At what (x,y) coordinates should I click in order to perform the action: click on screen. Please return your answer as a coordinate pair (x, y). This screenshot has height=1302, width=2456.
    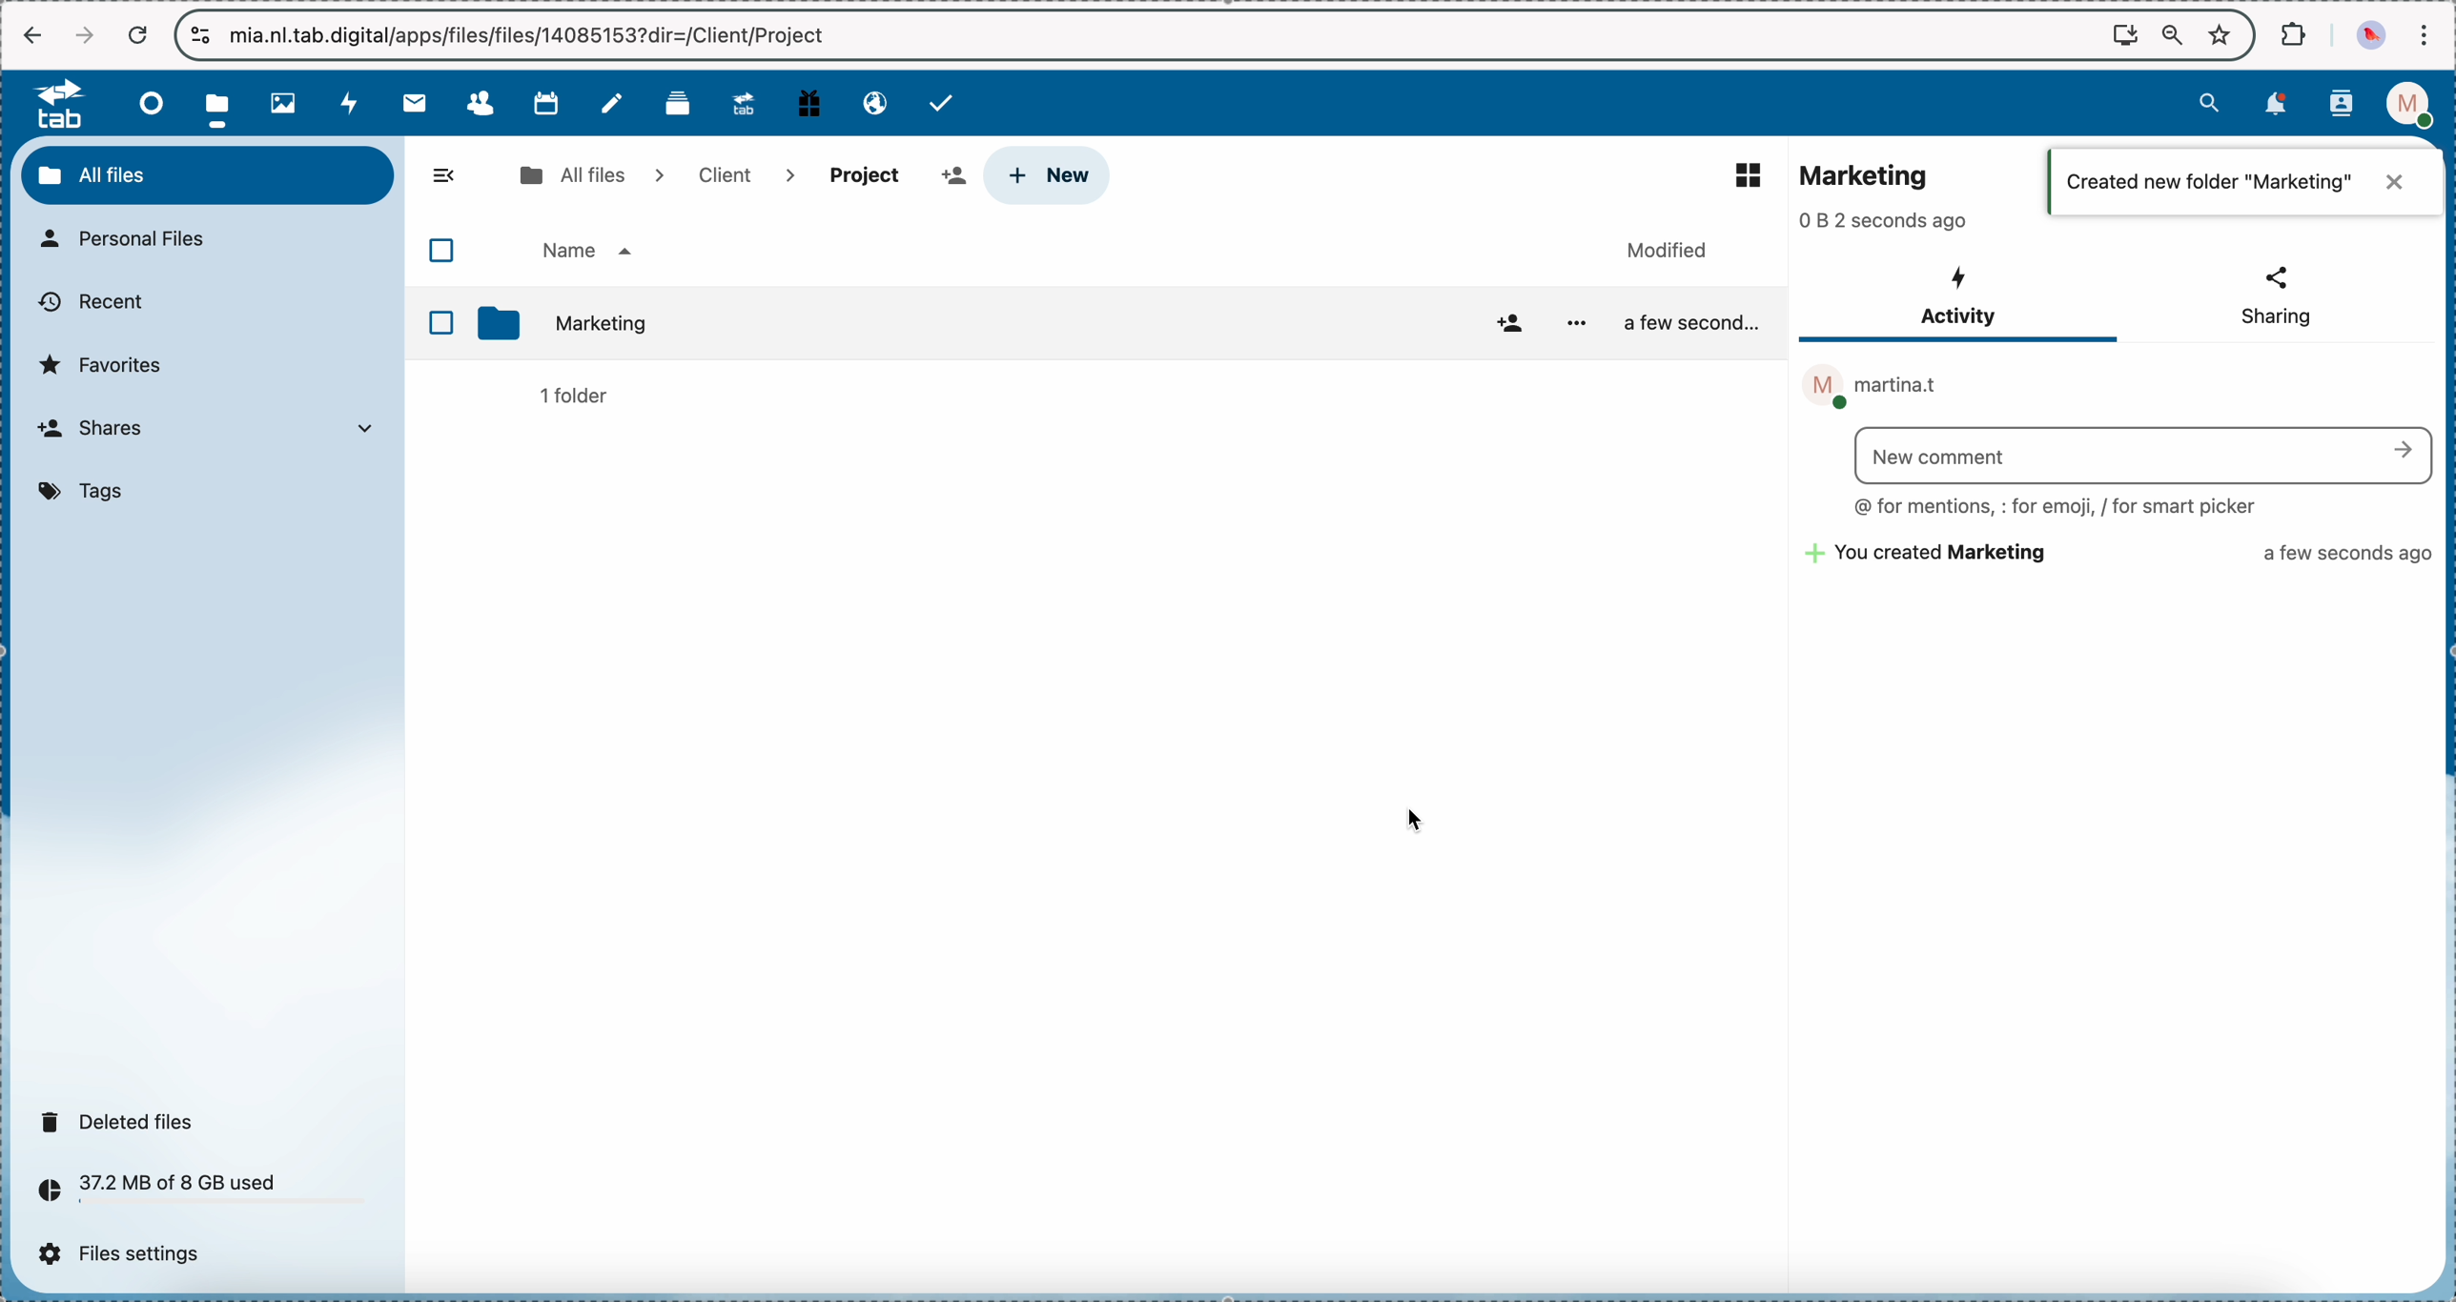
    Looking at the image, I should click on (2125, 33).